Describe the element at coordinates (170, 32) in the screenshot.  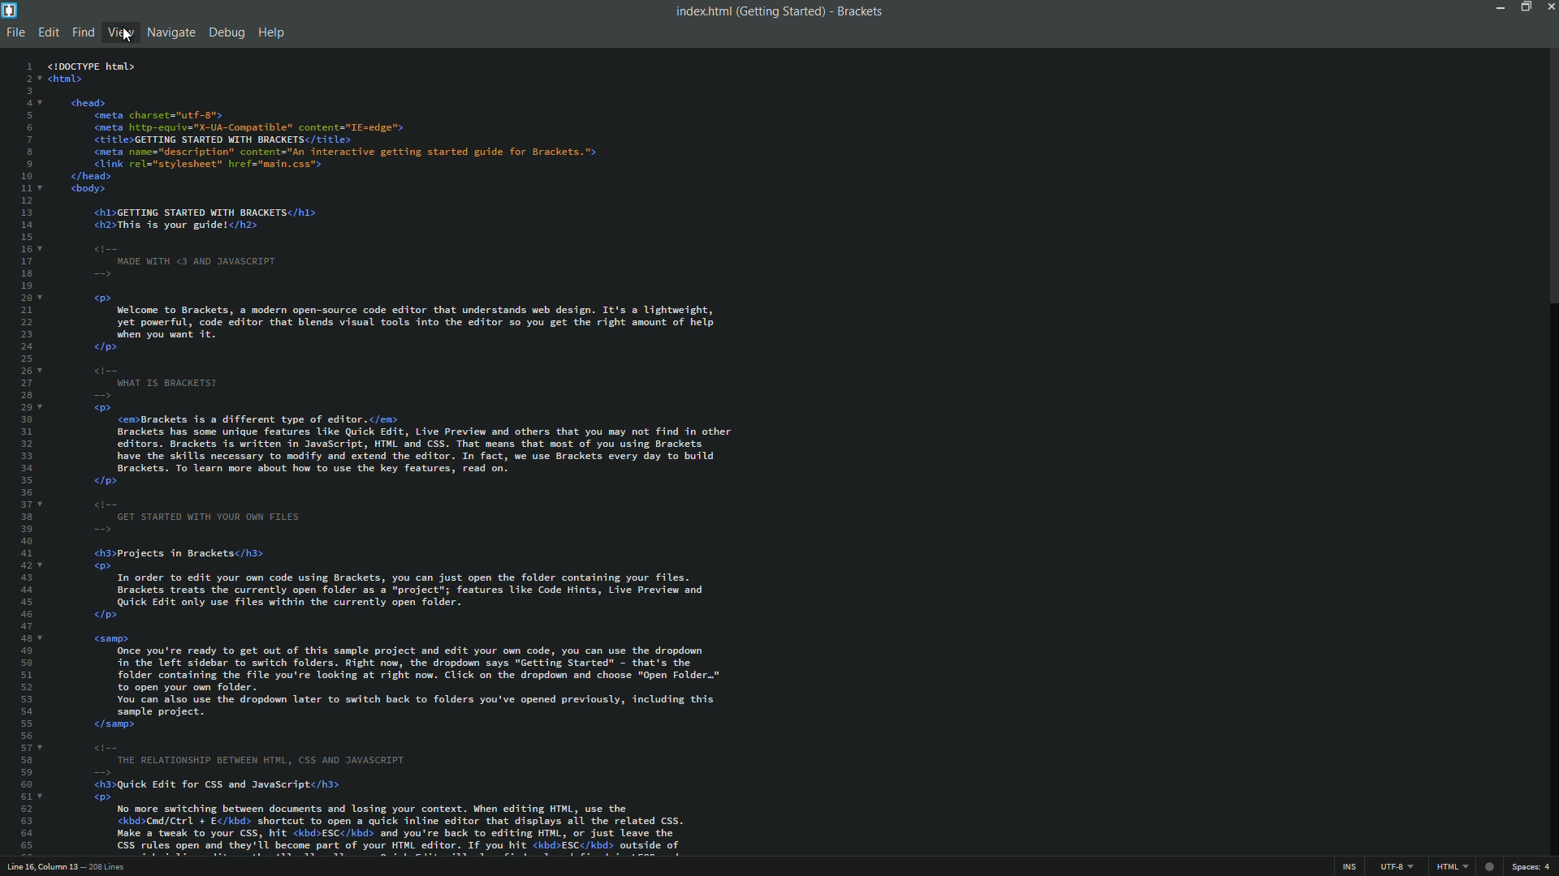
I see `navigate menu` at that location.